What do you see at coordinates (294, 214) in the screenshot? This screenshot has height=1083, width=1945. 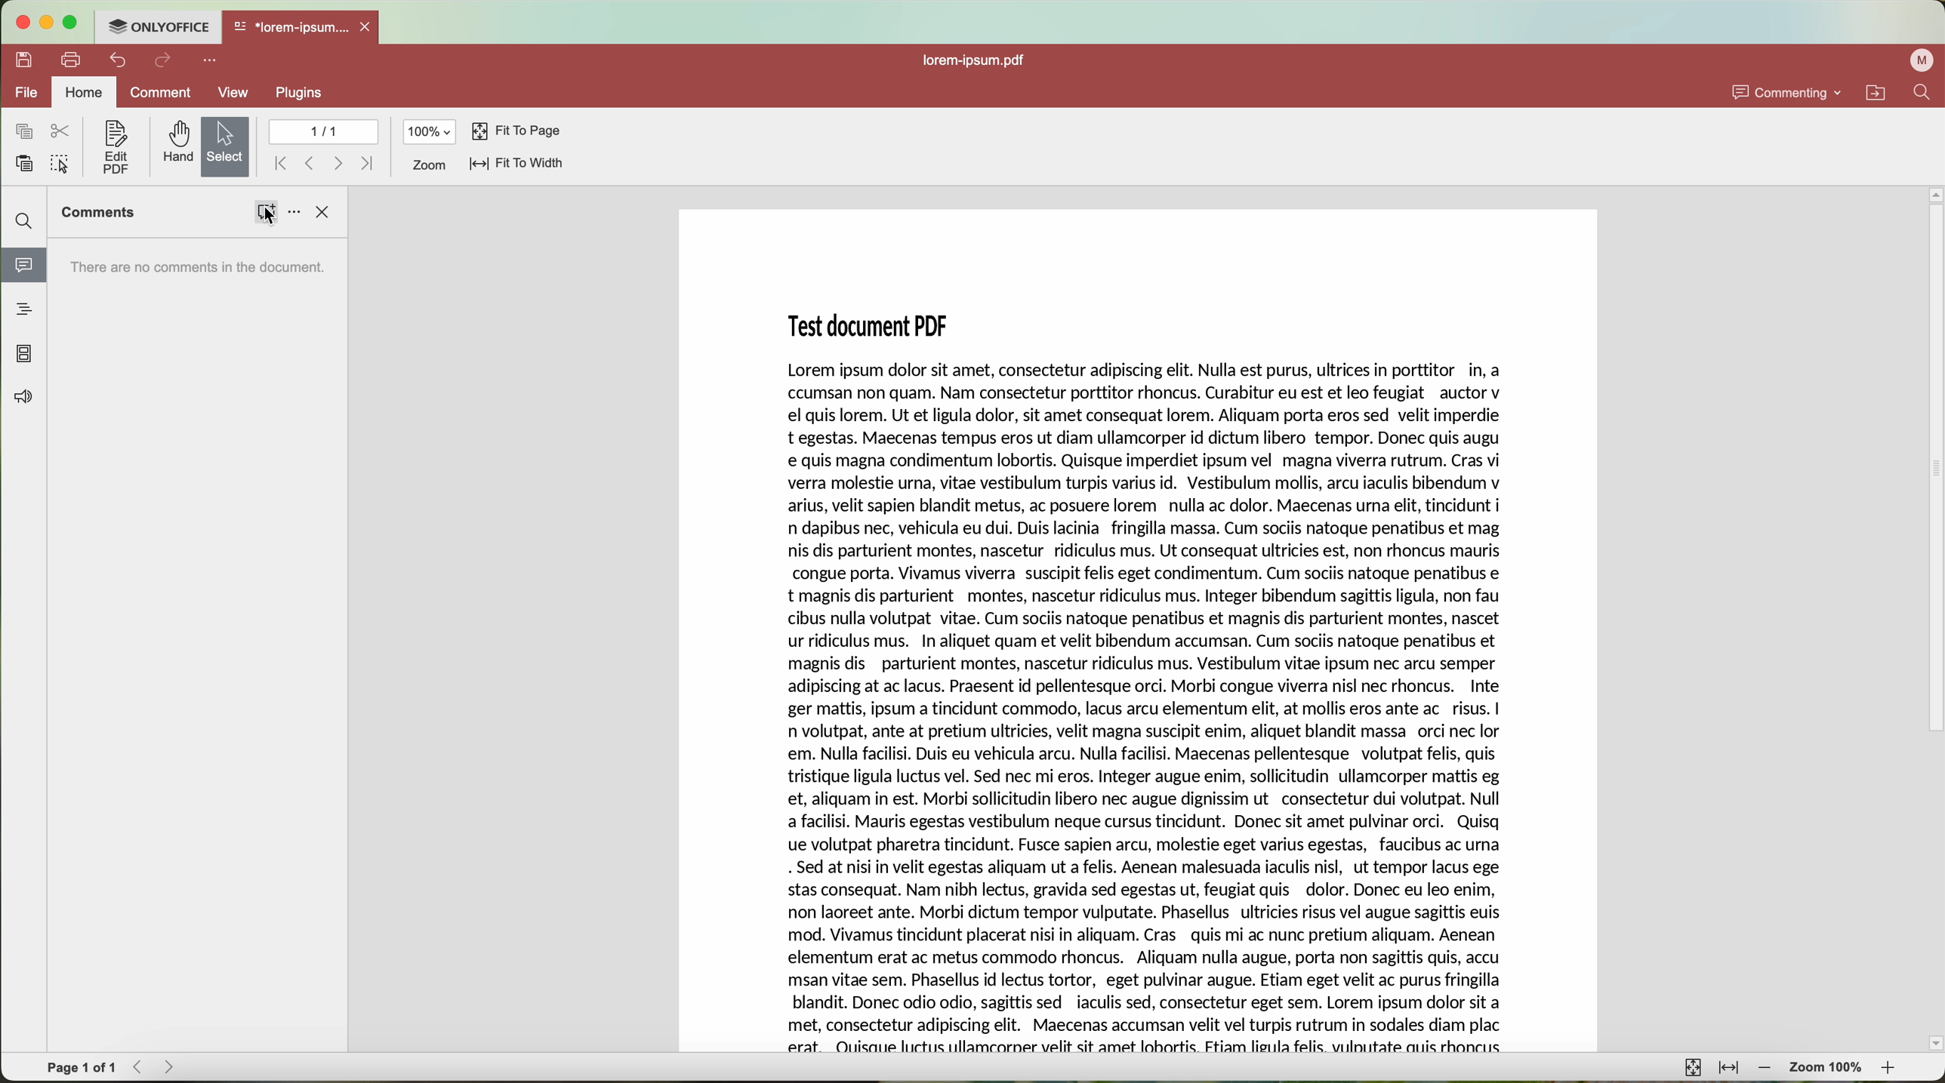 I see `options` at bounding box center [294, 214].